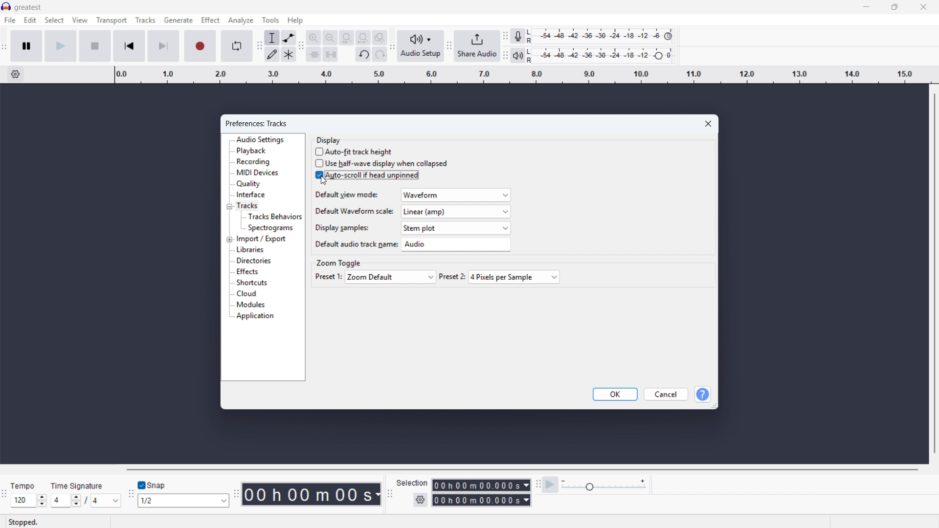 The width and height of the screenshot is (939, 528). I want to click on Playback metre , so click(518, 56).